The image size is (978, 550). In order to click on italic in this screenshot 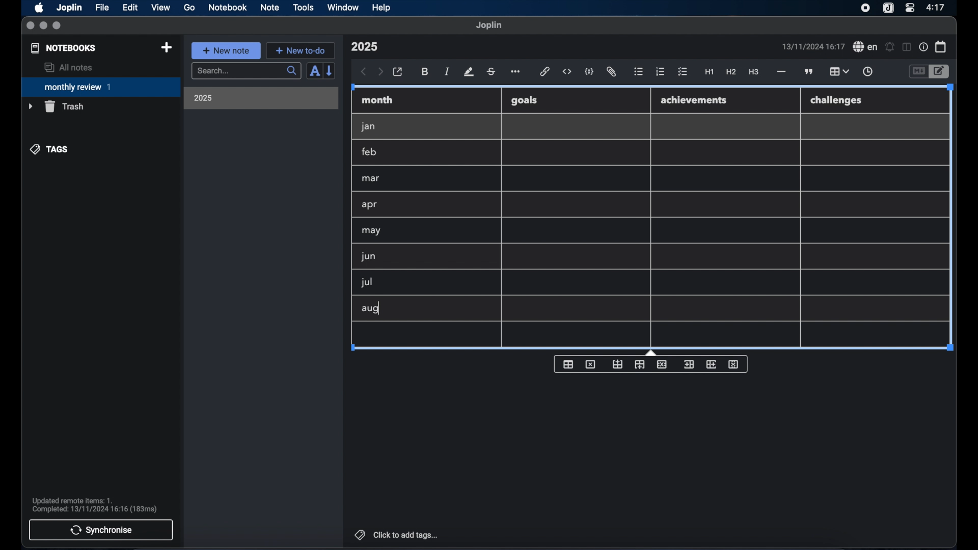, I will do `click(447, 71)`.